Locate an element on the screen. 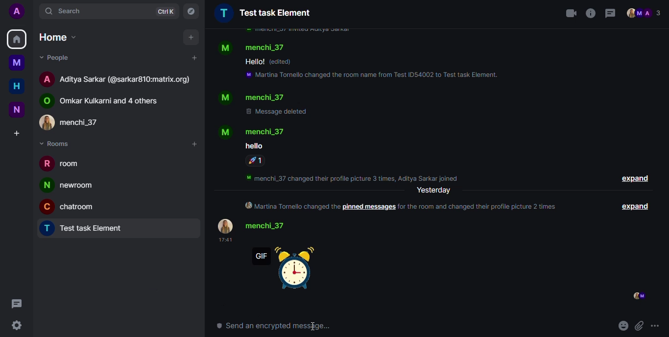 The image size is (669, 337). add is located at coordinates (193, 58).